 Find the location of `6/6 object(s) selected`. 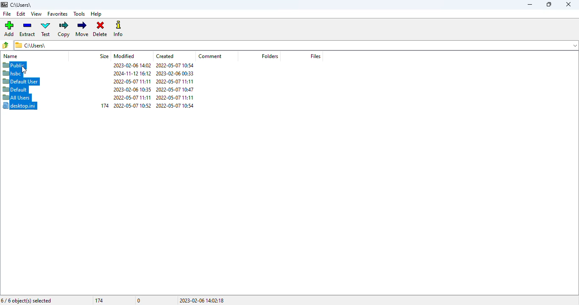

6/6 object(s) selected is located at coordinates (26, 301).